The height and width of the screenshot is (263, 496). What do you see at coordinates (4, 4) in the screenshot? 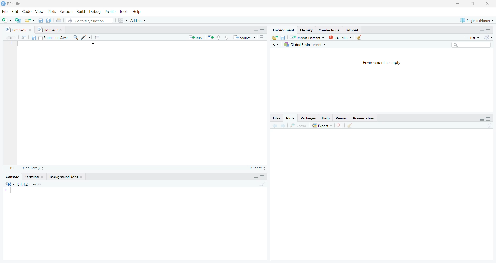
I see `logo` at bounding box center [4, 4].